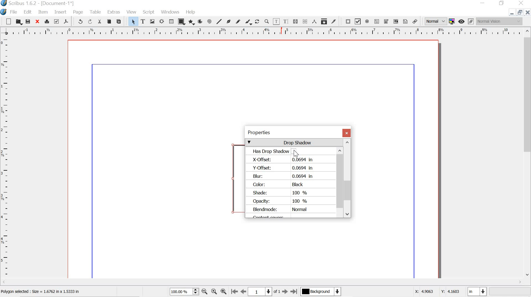 Image resolution: width=531 pixels, height=297 pixels. What do you see at coordinates (358, 21) in the screenshot?
I see `pdf checkbox` at bounding box center [358, 21].